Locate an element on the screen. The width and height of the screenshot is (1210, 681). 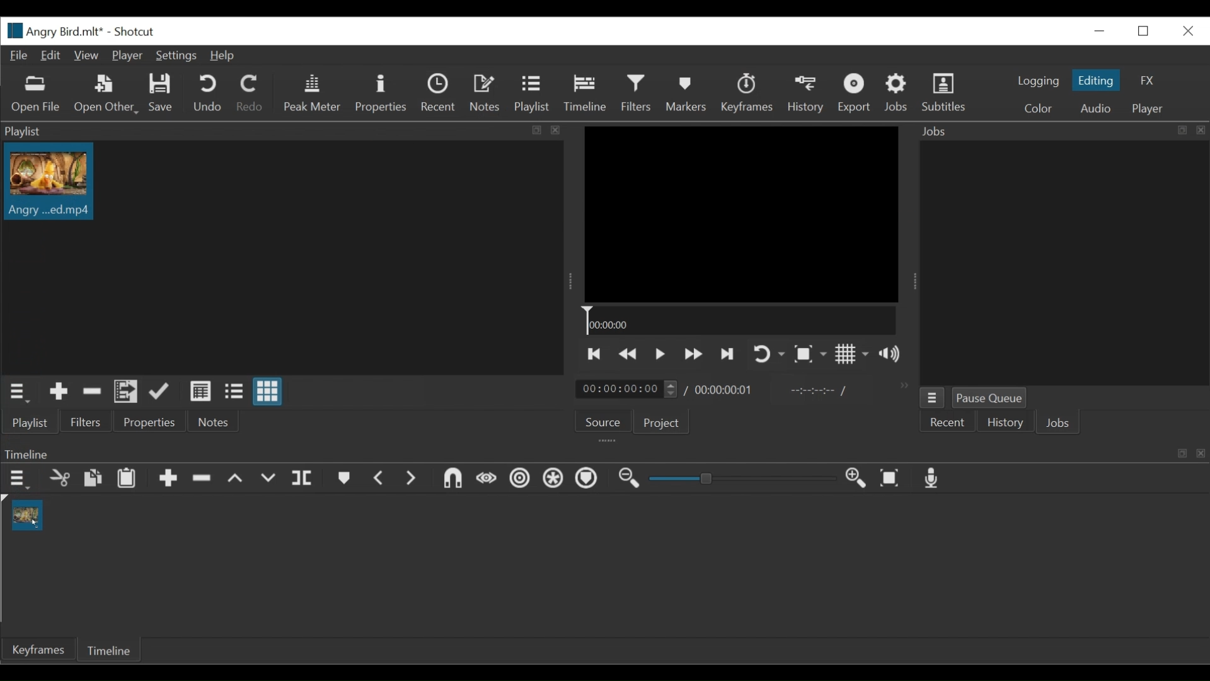
History is located at coordinates (1005, 424).